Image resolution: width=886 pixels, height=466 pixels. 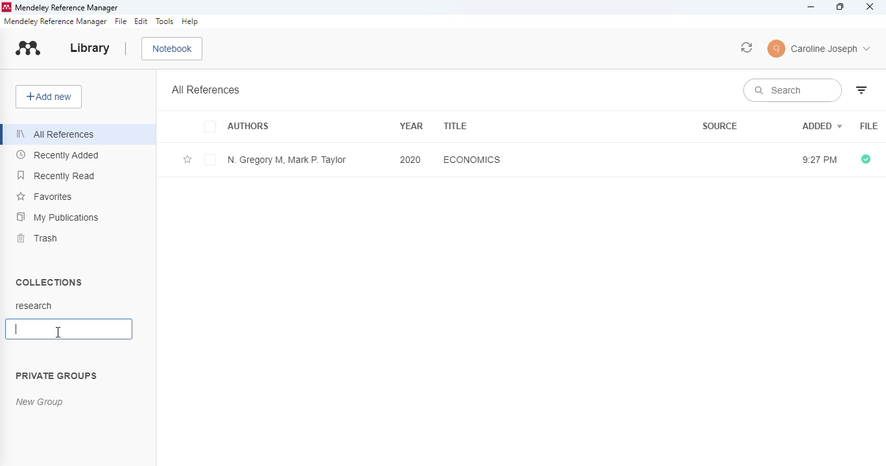 I want to click on close, so click(x=871, y=7).